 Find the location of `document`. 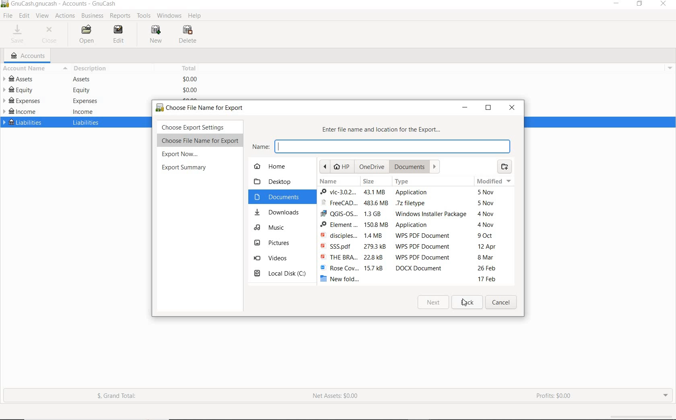

document is located at coordinates (412, 167).